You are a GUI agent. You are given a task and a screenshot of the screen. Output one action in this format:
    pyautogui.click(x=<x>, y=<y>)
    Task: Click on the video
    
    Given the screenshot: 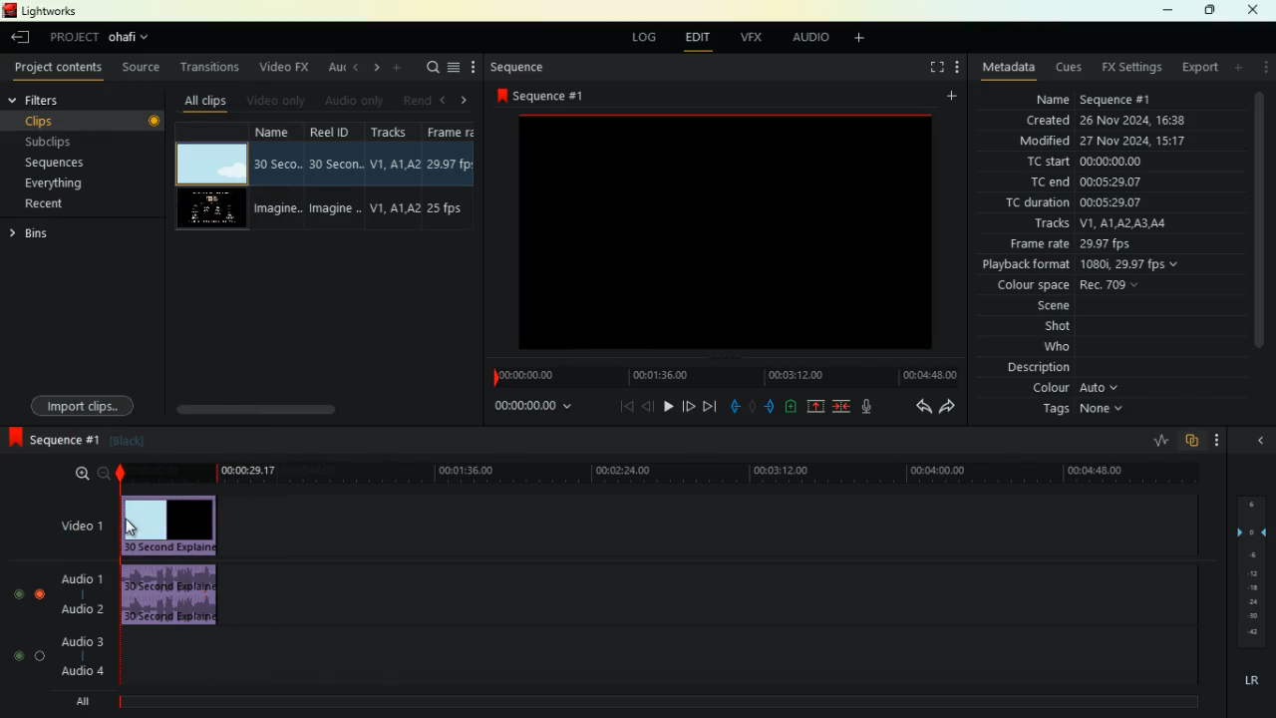 What is the action you would take?
    pyautogui.click(x=207, y=163)
    